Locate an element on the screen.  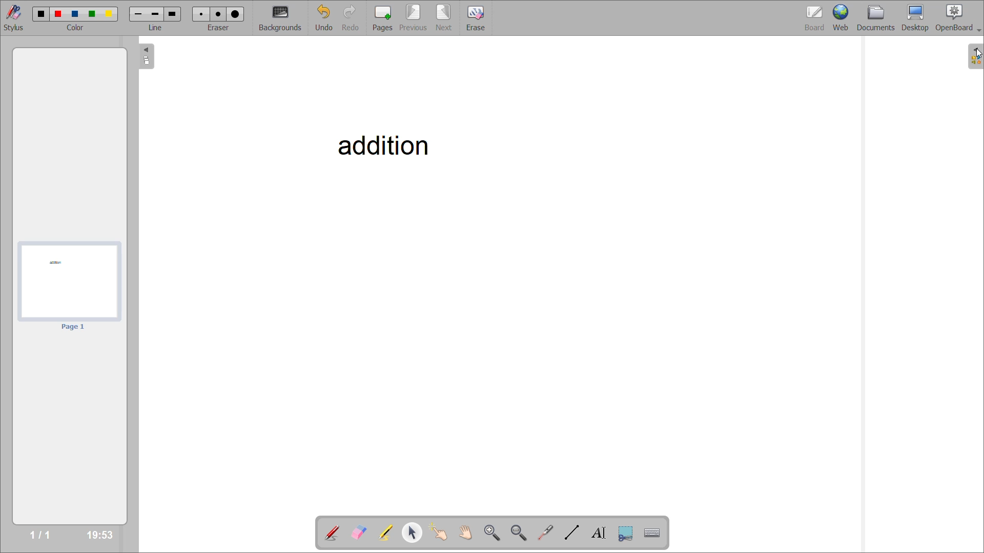
cursor is located at coordinates (977, 55).